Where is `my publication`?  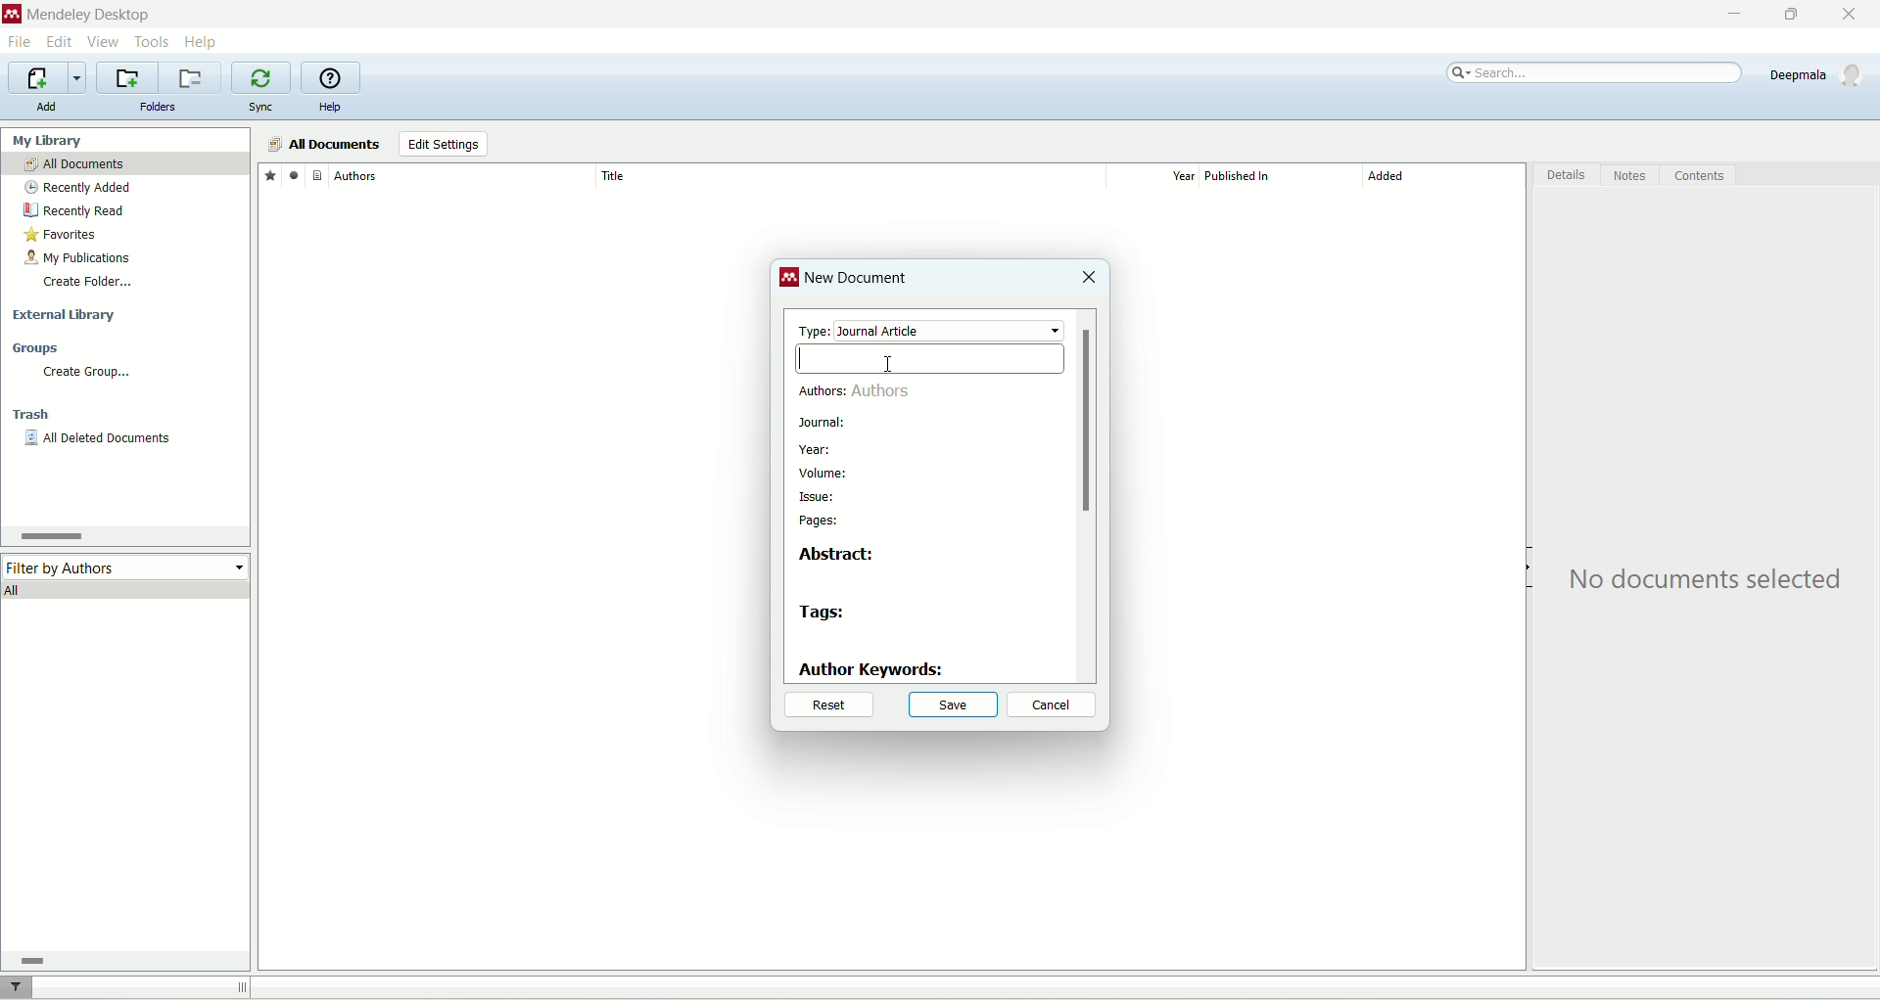 my publication is located at coordinates (81, 259).